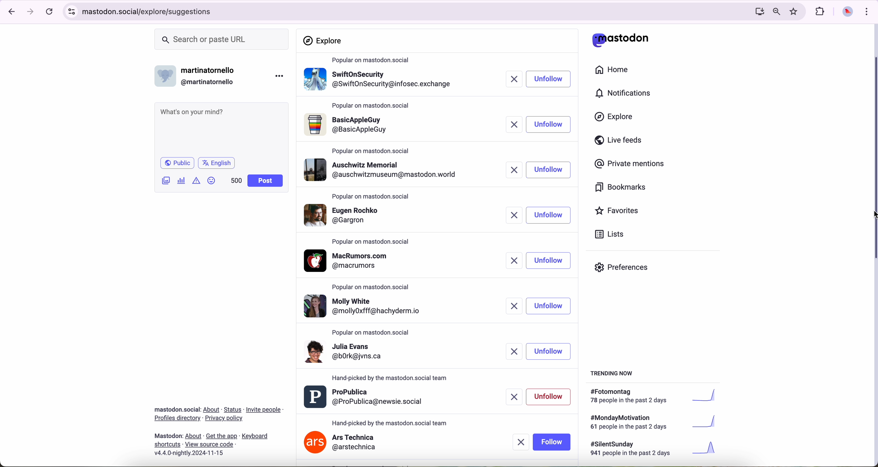  Describe the element at coordinates (612, 373) in the screenshot. I see `trending now` at that location.